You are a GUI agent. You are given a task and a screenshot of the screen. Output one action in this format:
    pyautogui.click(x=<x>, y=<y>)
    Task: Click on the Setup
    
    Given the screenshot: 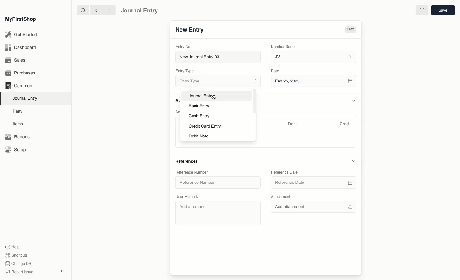 What is the action you would take?
    pyautogui.click(x=16, y=150)
    